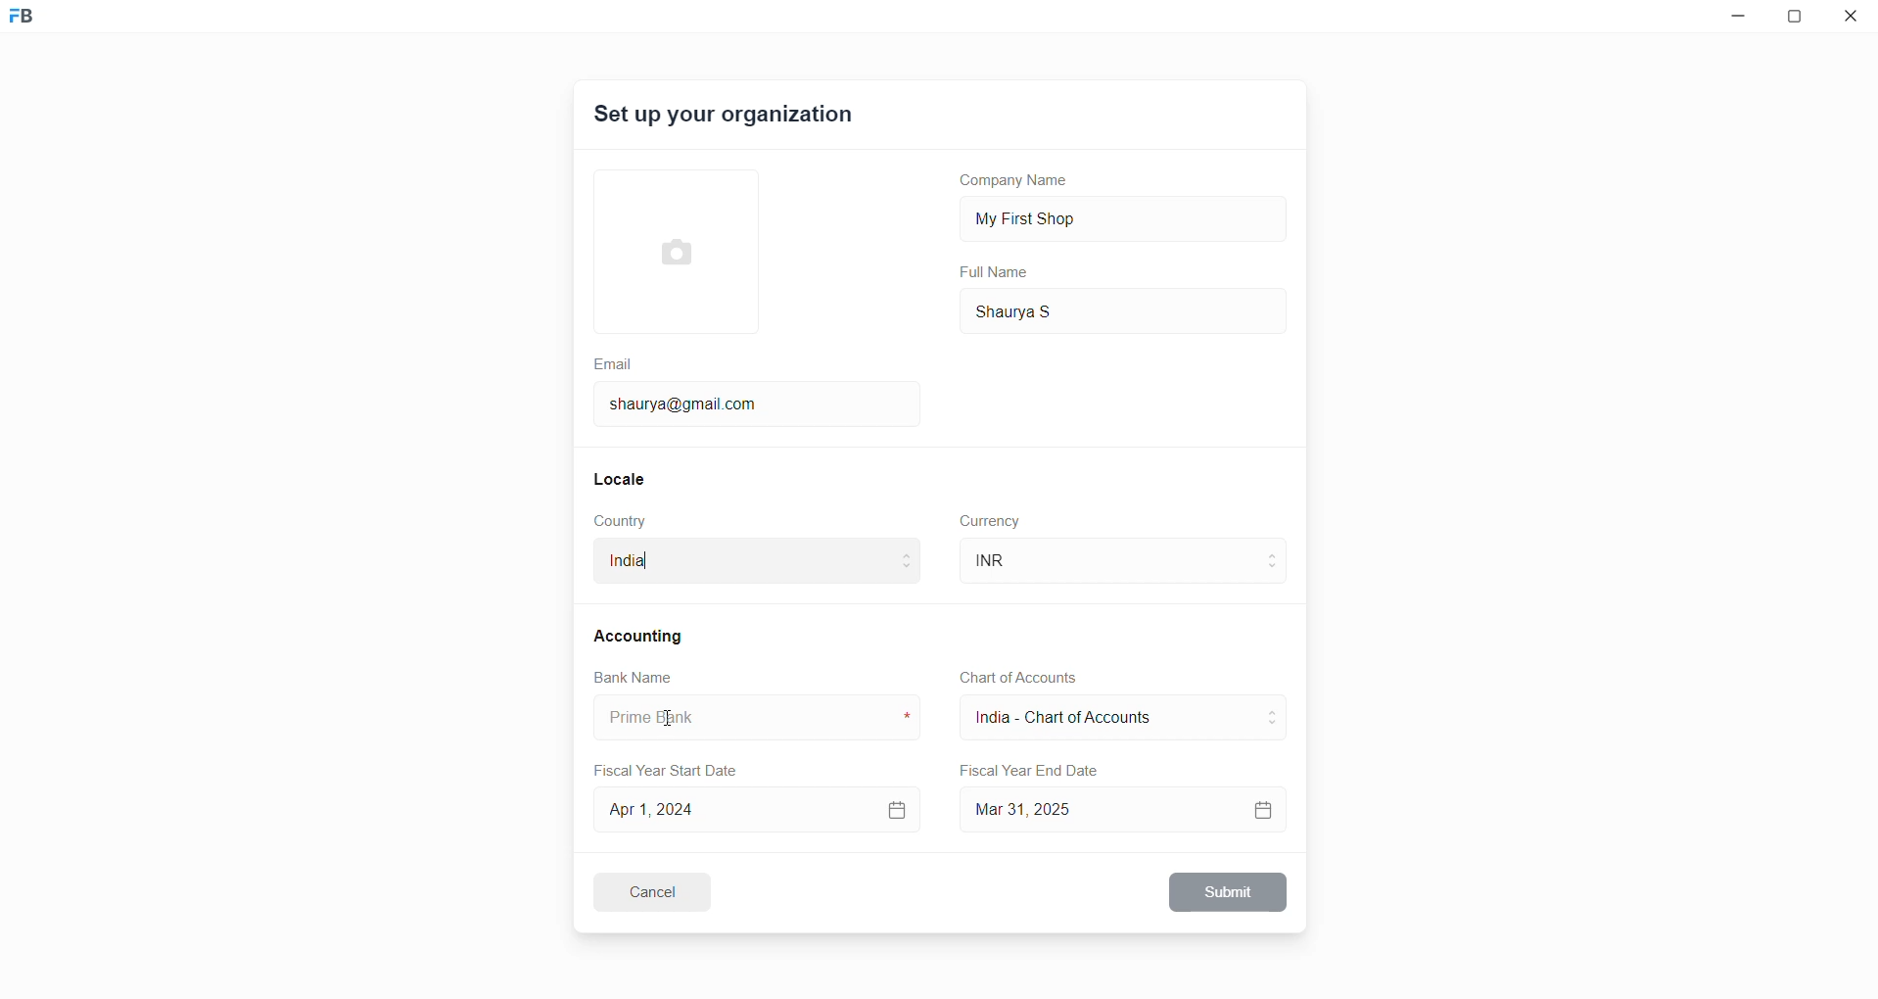 The height and width of the screenshot is (999, 1878). What do you see at coordinates (1056, 216) in the screenshot?
I see `My First Shop` at bounding box center [1056, 216].